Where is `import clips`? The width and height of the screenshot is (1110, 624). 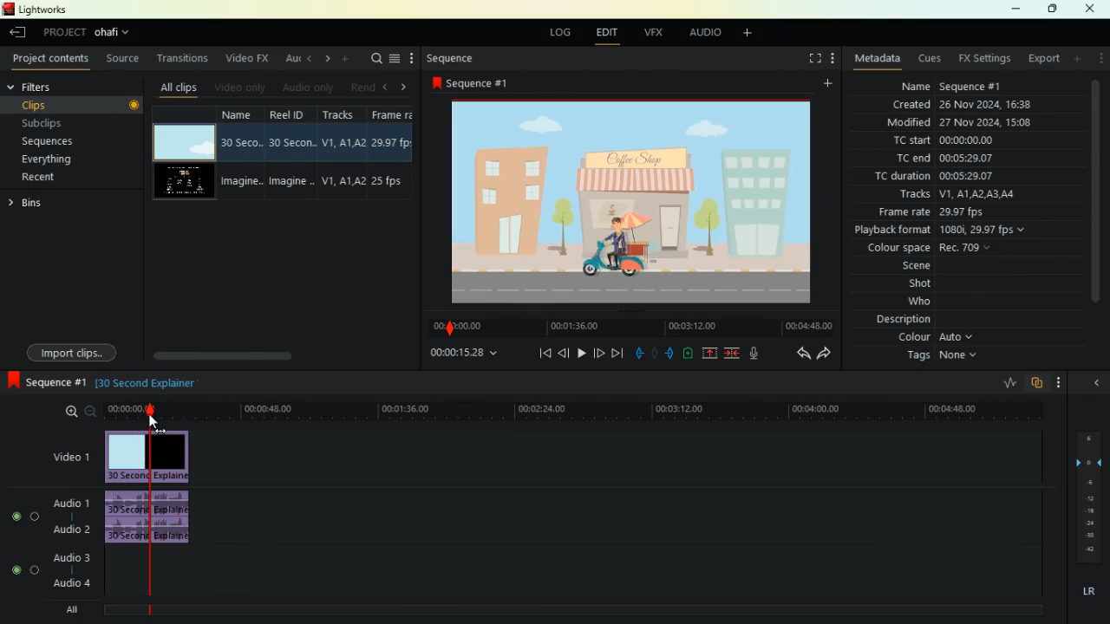
import clips is located at coordinates (68, 352).